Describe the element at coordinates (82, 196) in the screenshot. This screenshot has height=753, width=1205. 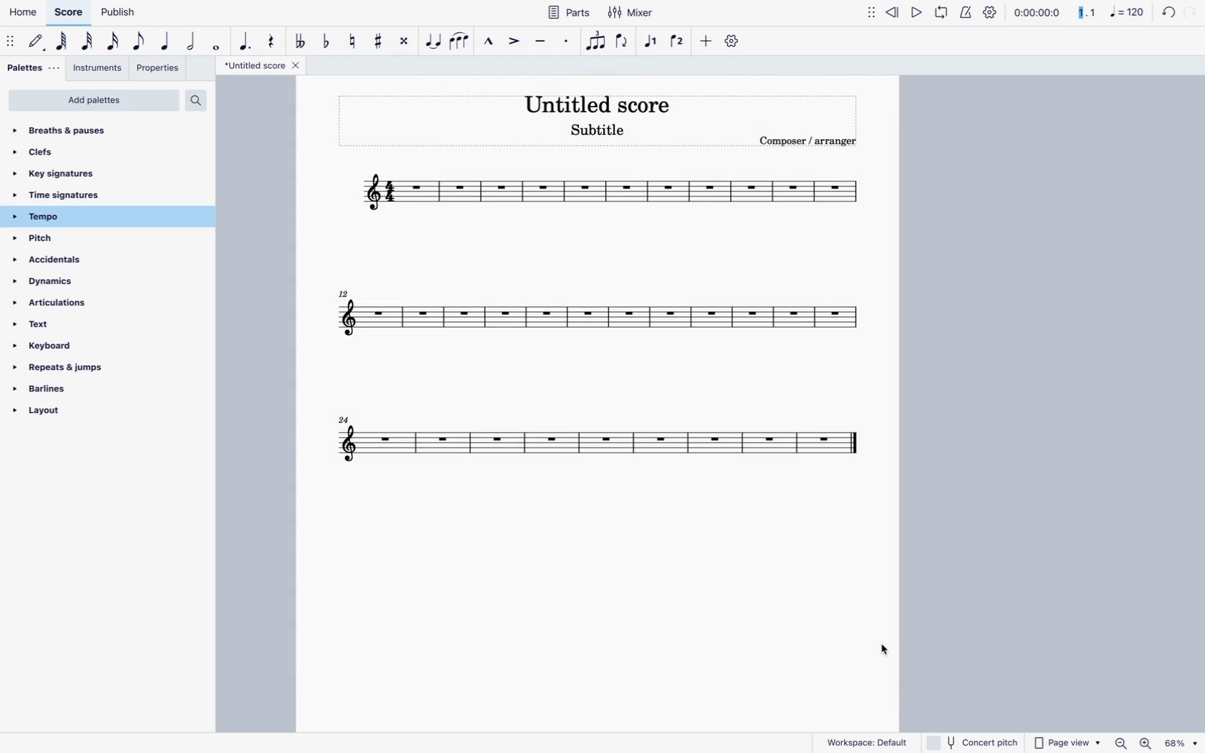
I see `time signatures` at that location.